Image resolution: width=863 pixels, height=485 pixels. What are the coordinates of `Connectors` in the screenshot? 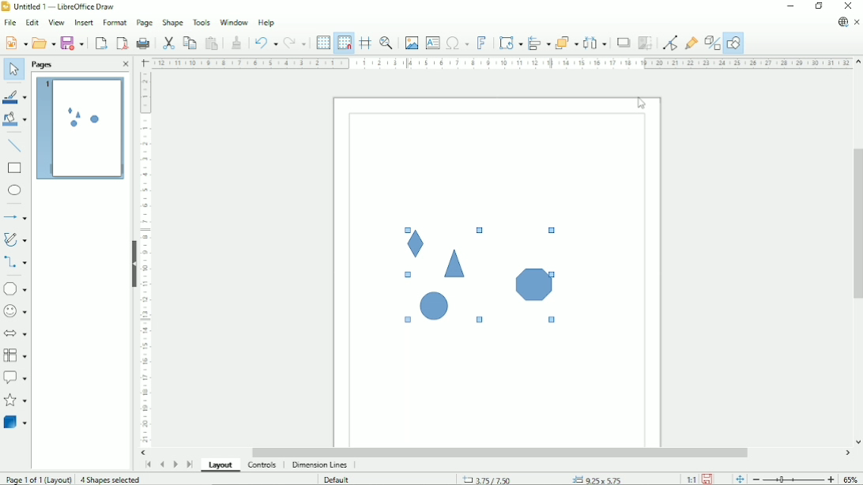 It's located at (16, 263).